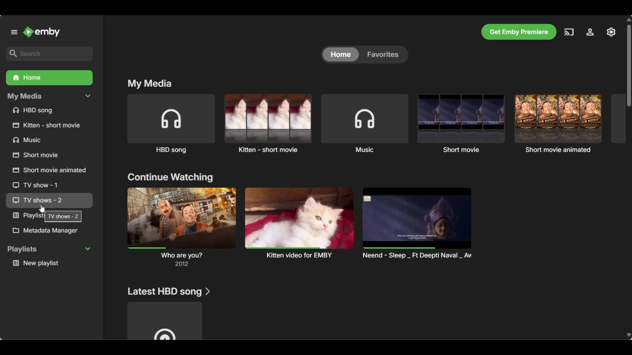 This screenshot has height=355, width=632. What do you see at coordinates (298, 226) in the screenshot?
I see `` at bounding box center [298, 226].